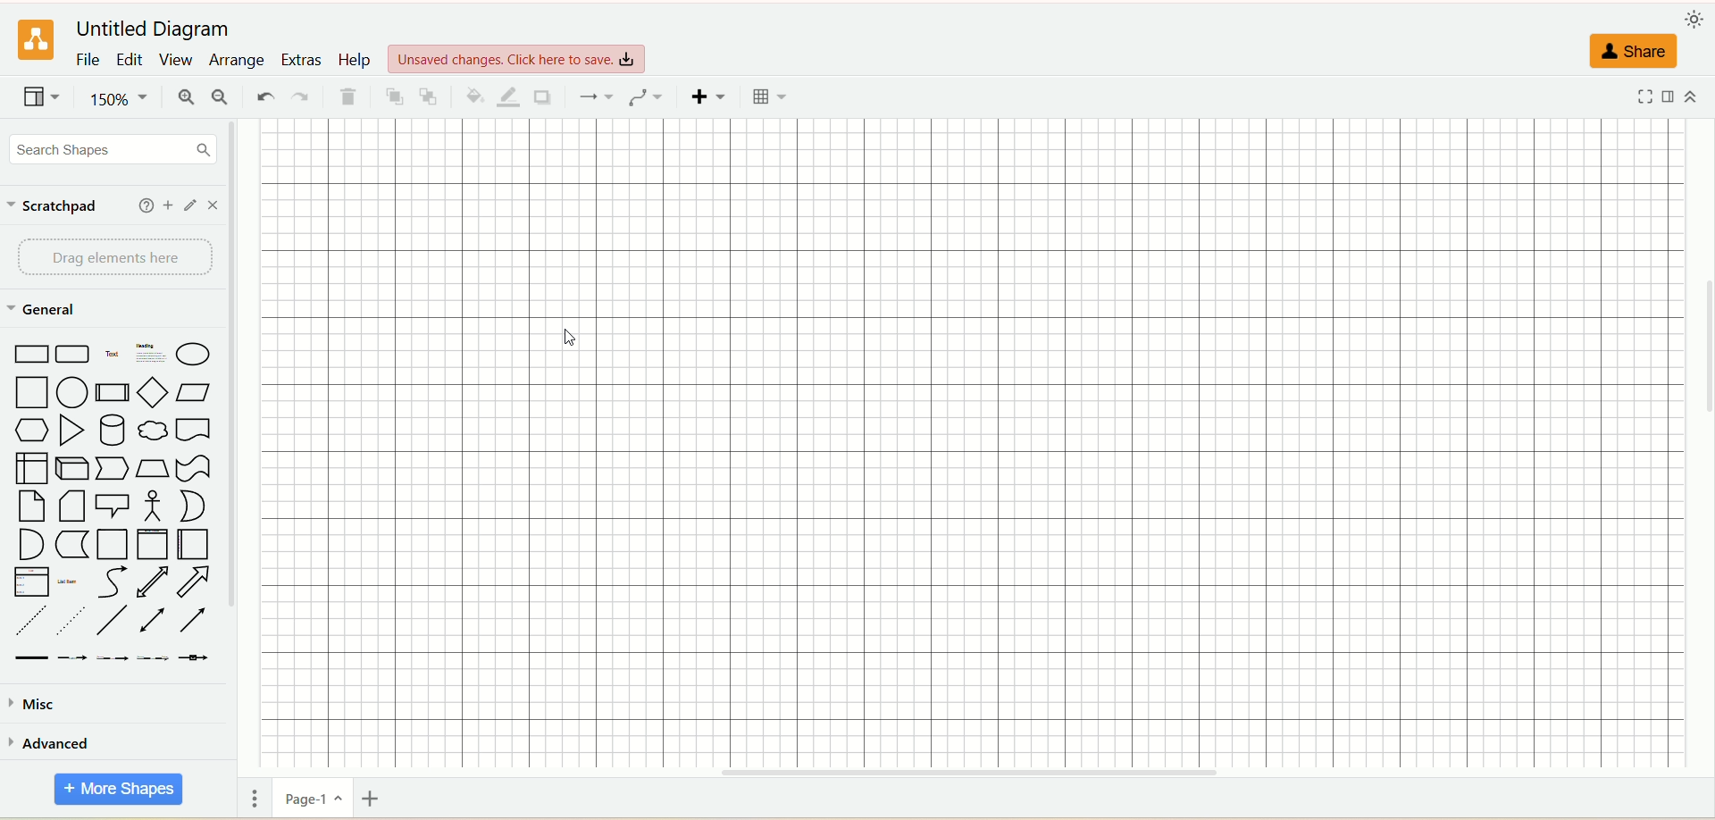 The image size is (1715, 820). I want to click on internal storage, so click(31, 468).